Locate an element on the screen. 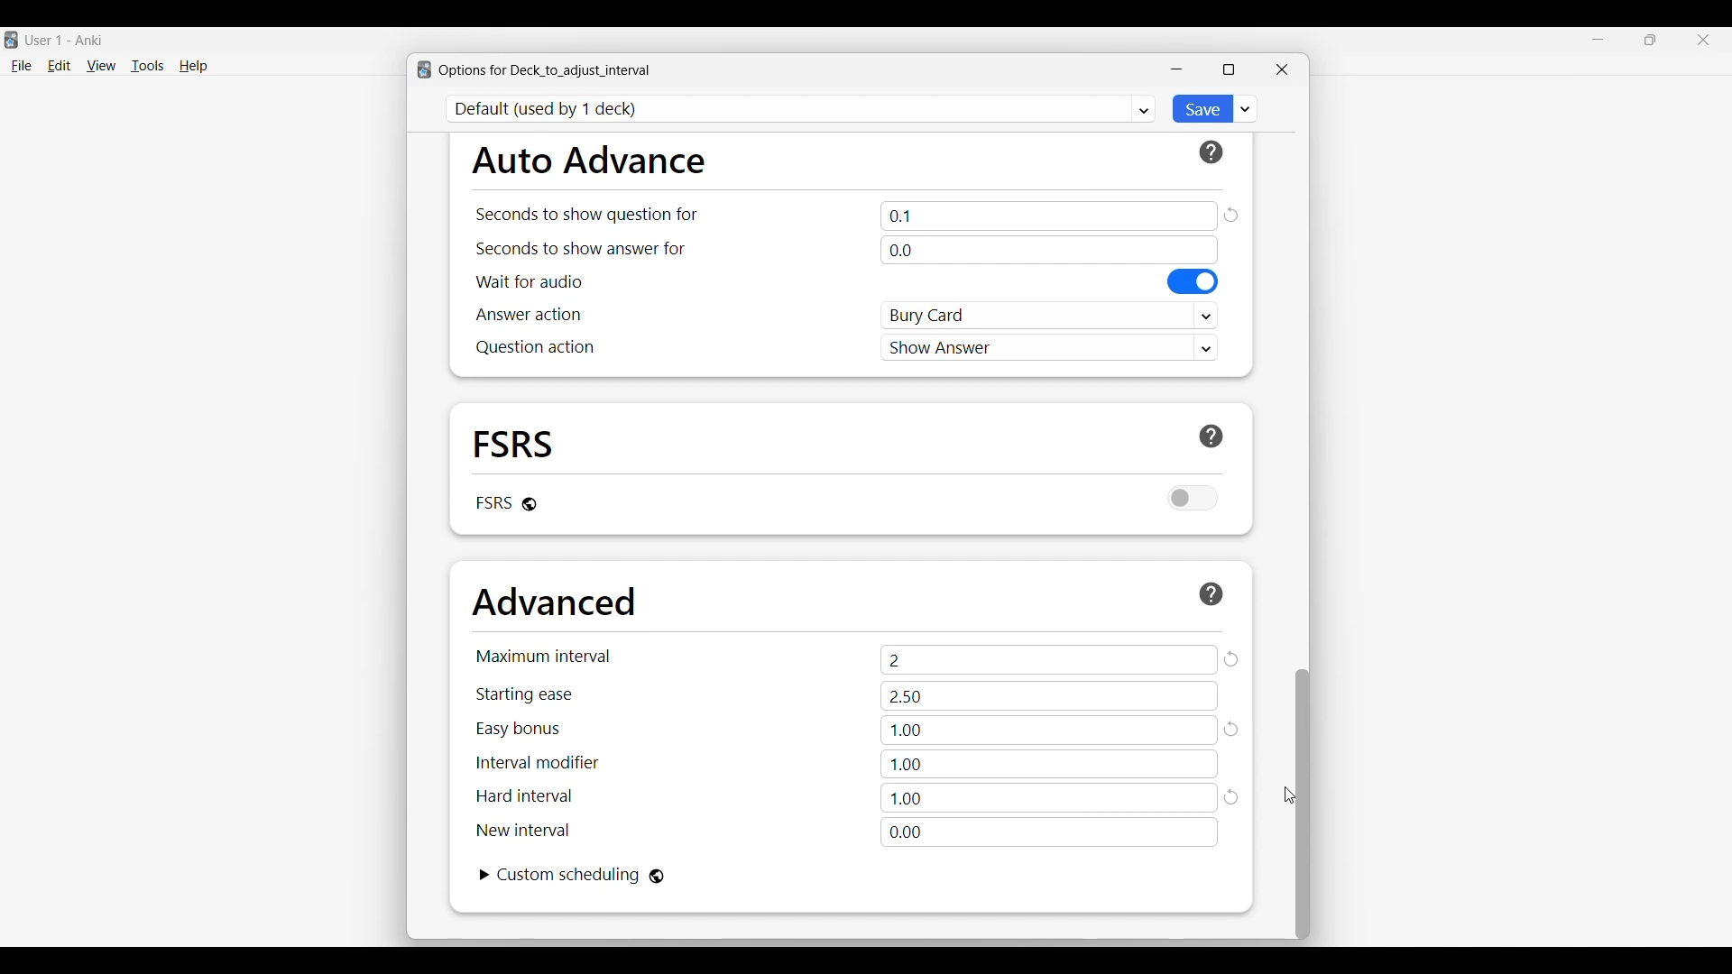 The width and height of the screenshot is (1732, 974). 0.00 is located at coordinates (1049, 832).